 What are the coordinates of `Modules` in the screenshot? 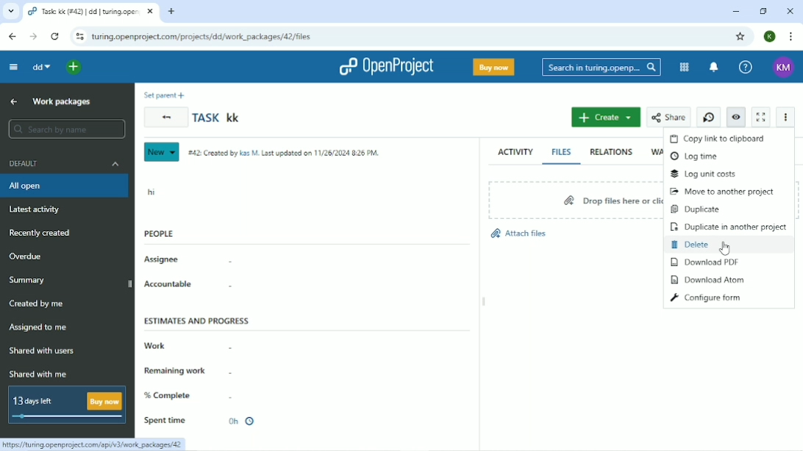 It's located at (685, 68).